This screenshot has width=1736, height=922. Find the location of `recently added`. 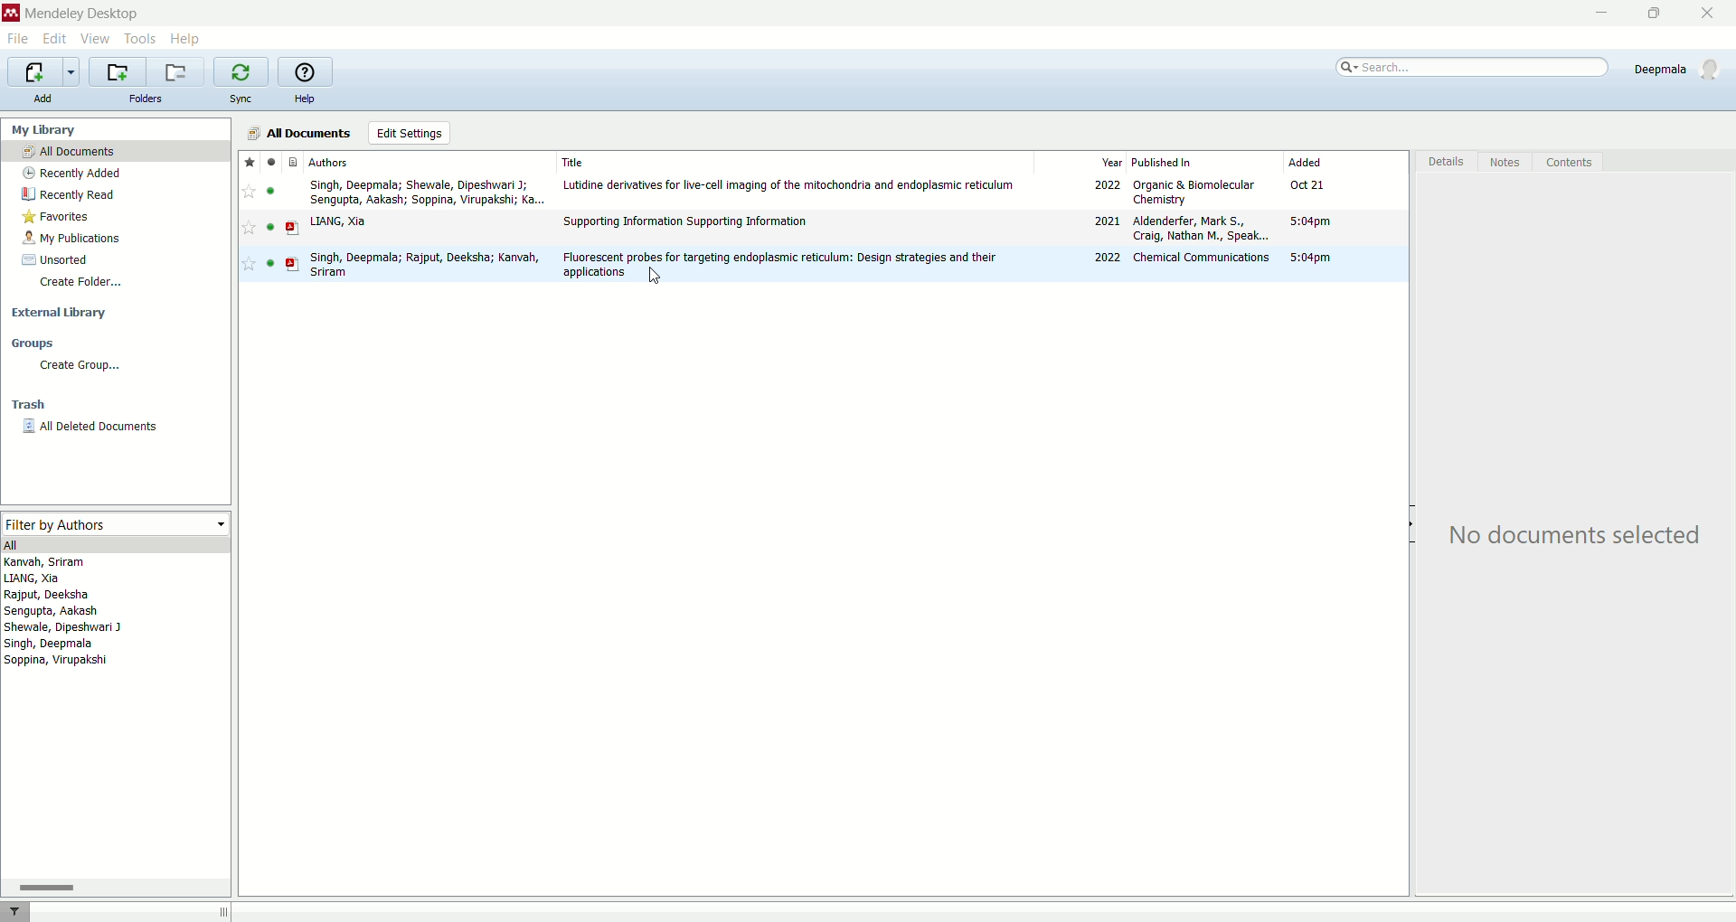

recently added is located at coordinates (74, 173).